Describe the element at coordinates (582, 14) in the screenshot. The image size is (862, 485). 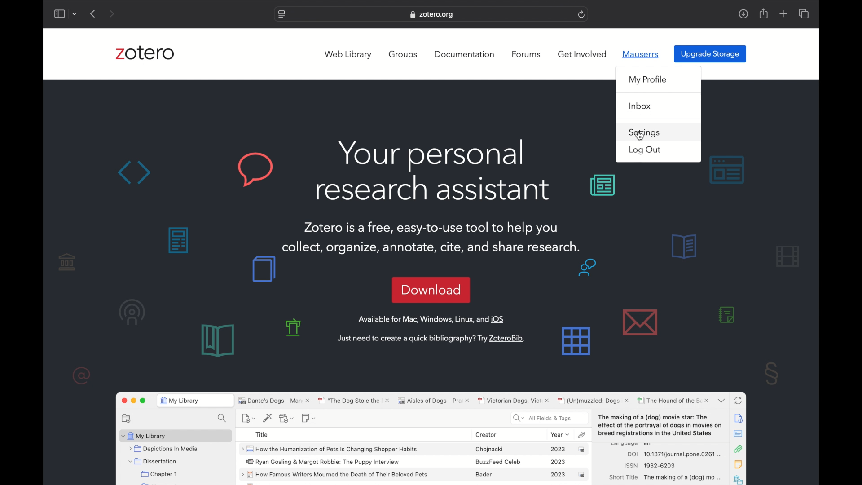
I see `refresh` at that location.